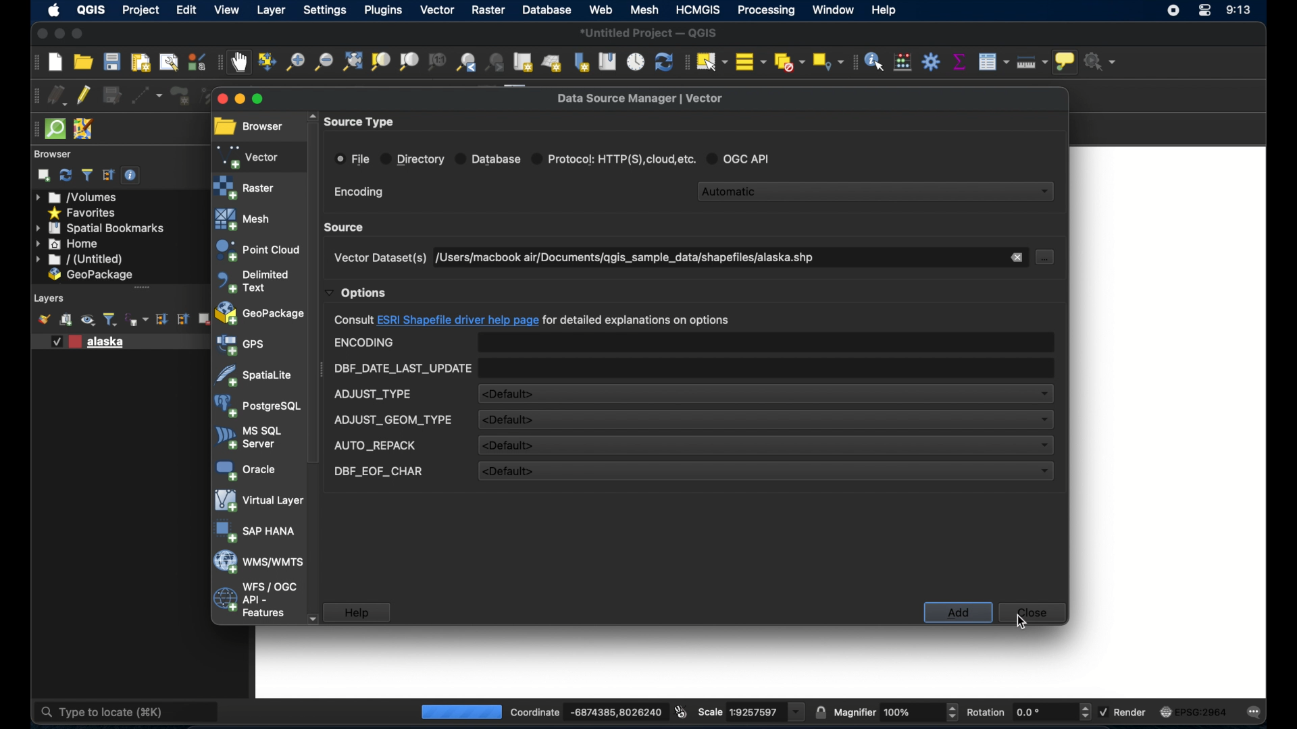  What do you see at coordinates (113, 63) in the screenshot?
I see `save project` at bounding box center [113, 63].